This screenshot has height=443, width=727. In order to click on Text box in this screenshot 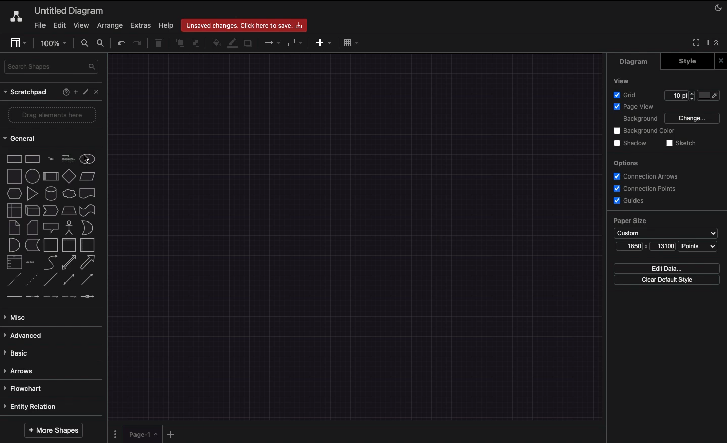, I will do `click(67, 159)`.